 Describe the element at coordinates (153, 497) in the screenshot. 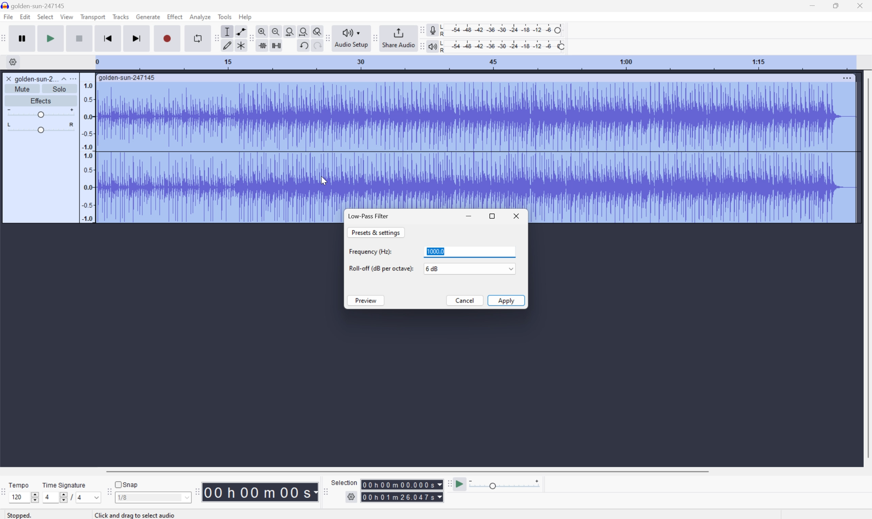

I see `1/8` at that location.